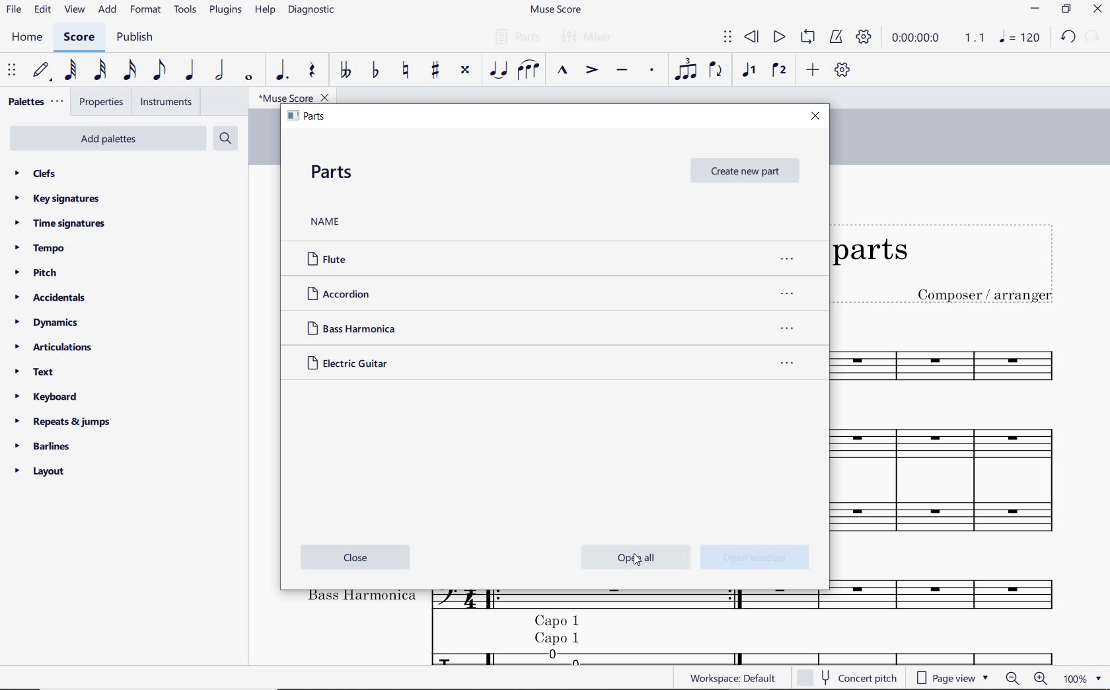 This screenshot has height=690, width=1110. I want to click on quarter note, so click(192, 69).